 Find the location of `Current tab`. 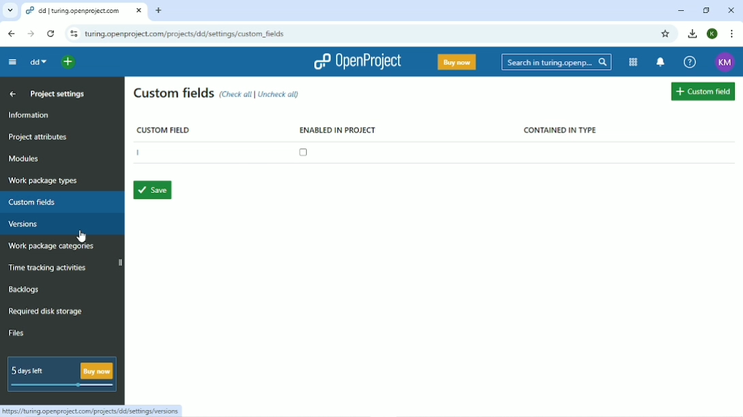

Current tab is located at coordinates (84, 10).